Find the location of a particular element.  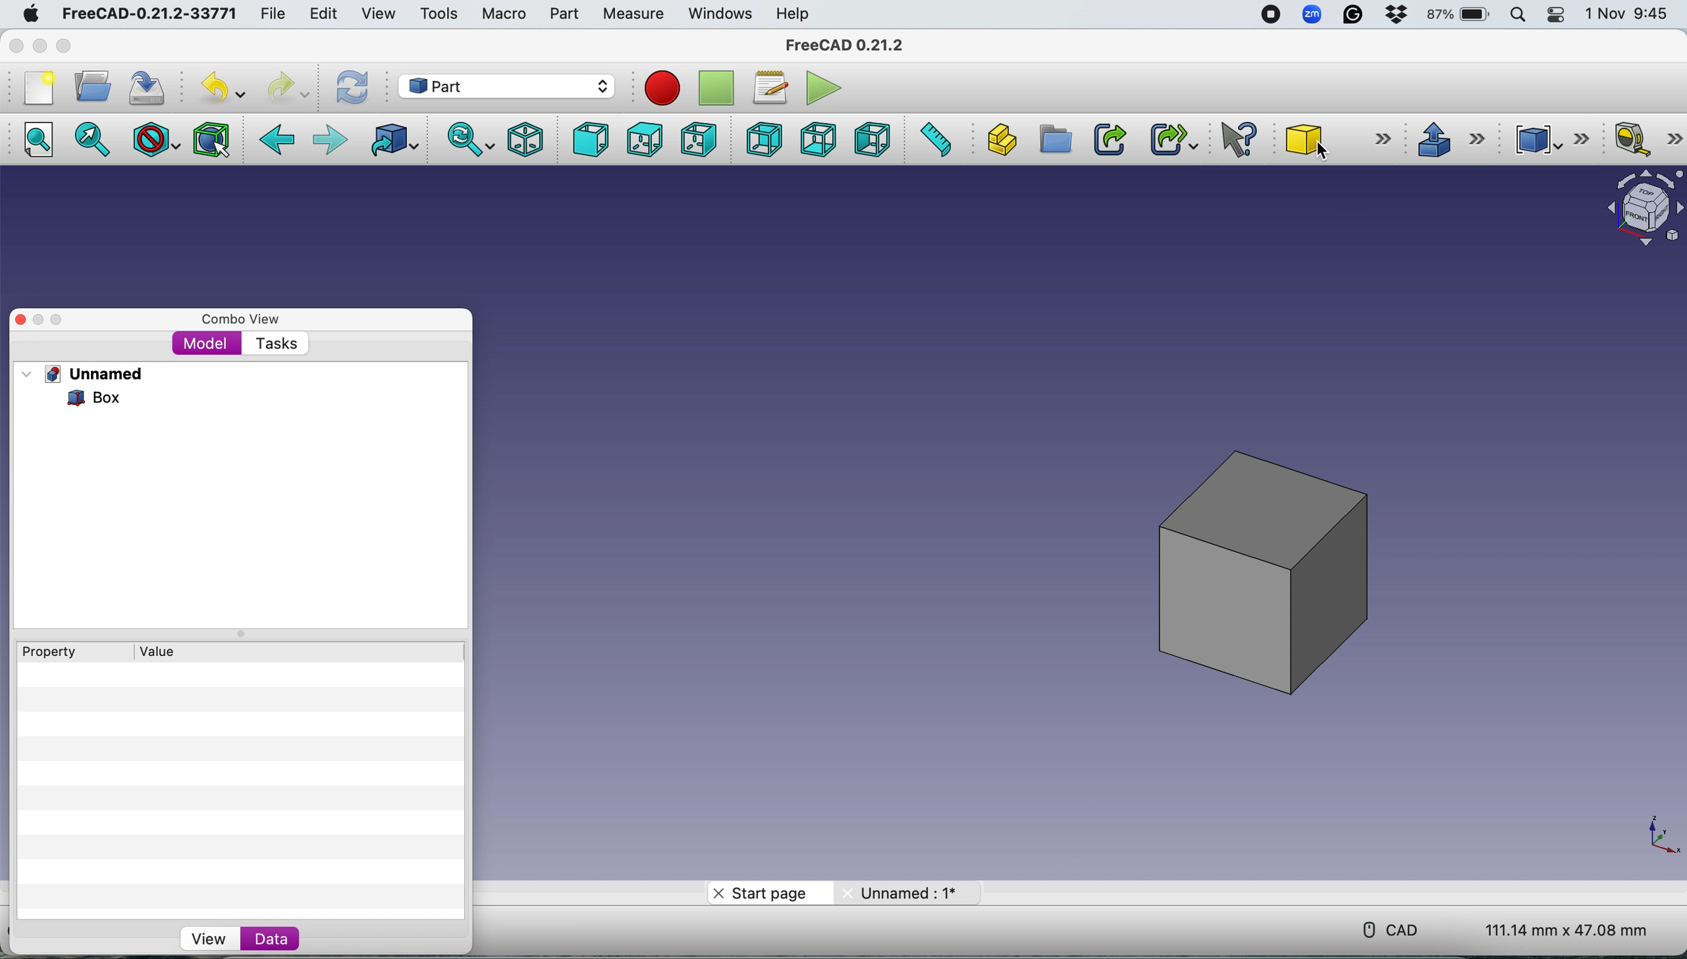

Windows is located at coordinates (720, 14).